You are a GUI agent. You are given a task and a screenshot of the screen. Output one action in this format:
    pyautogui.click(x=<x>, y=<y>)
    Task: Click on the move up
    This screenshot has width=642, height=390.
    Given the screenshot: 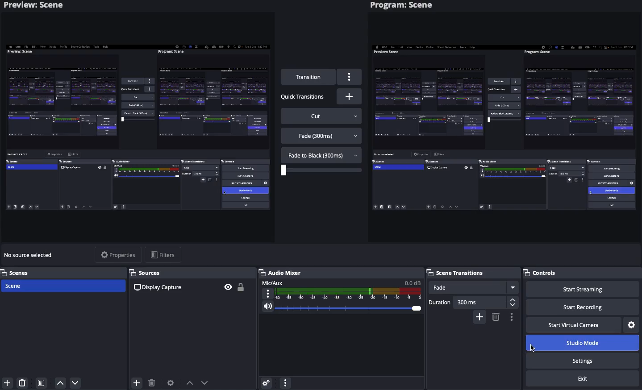 What is the action you would take?
    pyautogui.click(x=61, y=383)
    